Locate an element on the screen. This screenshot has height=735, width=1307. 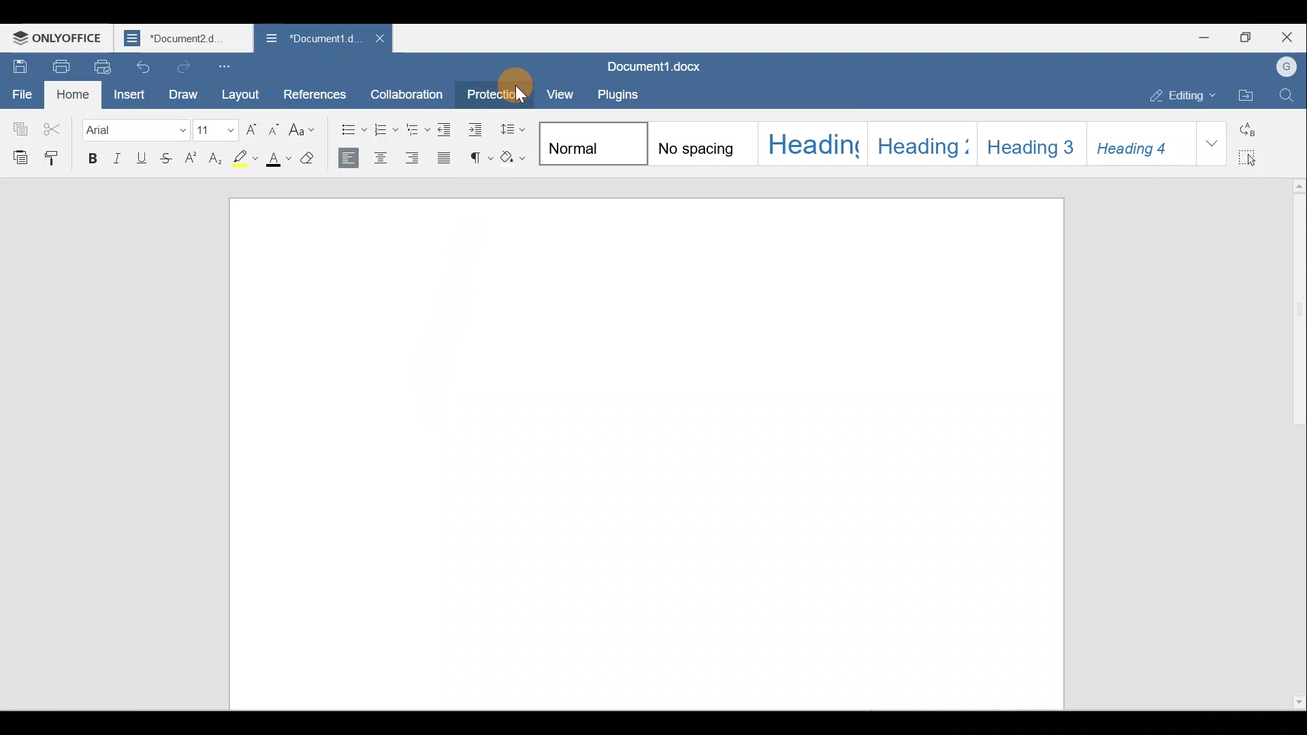
Draw is located at coordinates (187, 95).